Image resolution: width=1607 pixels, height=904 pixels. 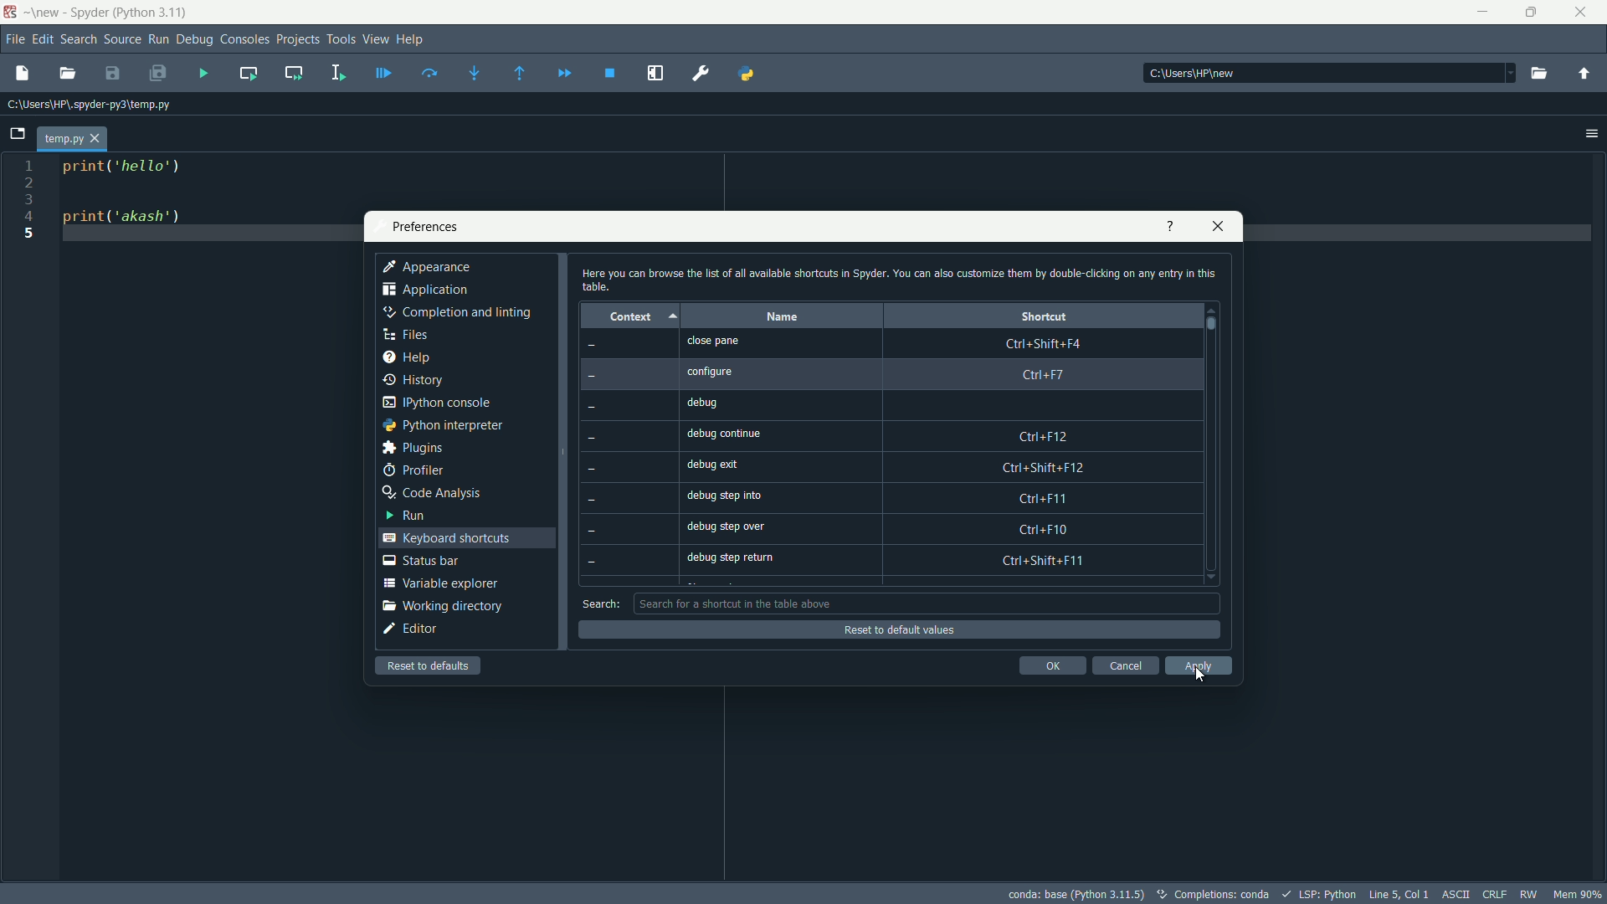 I want to click on file tab, so click(x=74, y=140).